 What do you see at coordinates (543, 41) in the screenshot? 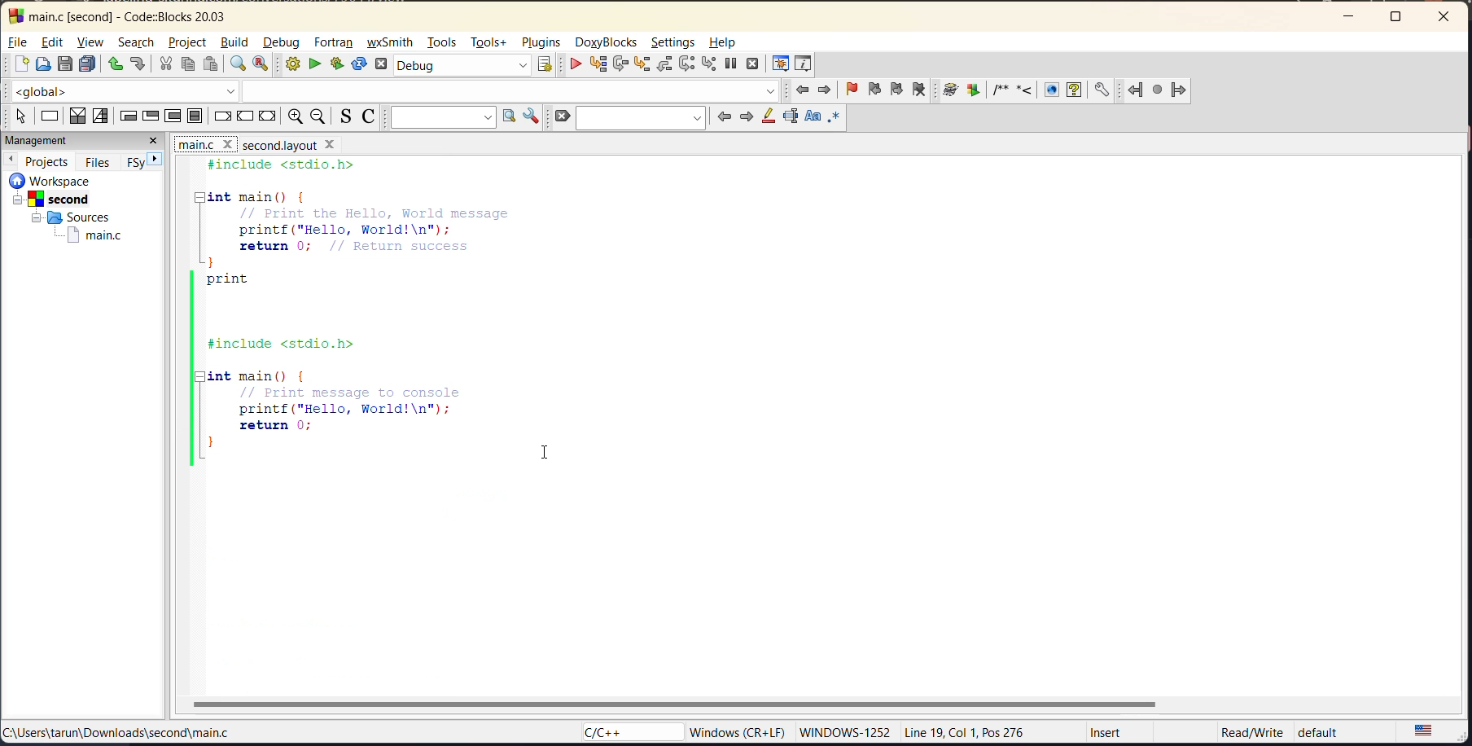
I see `plugins` at bounding box center [543, 41].